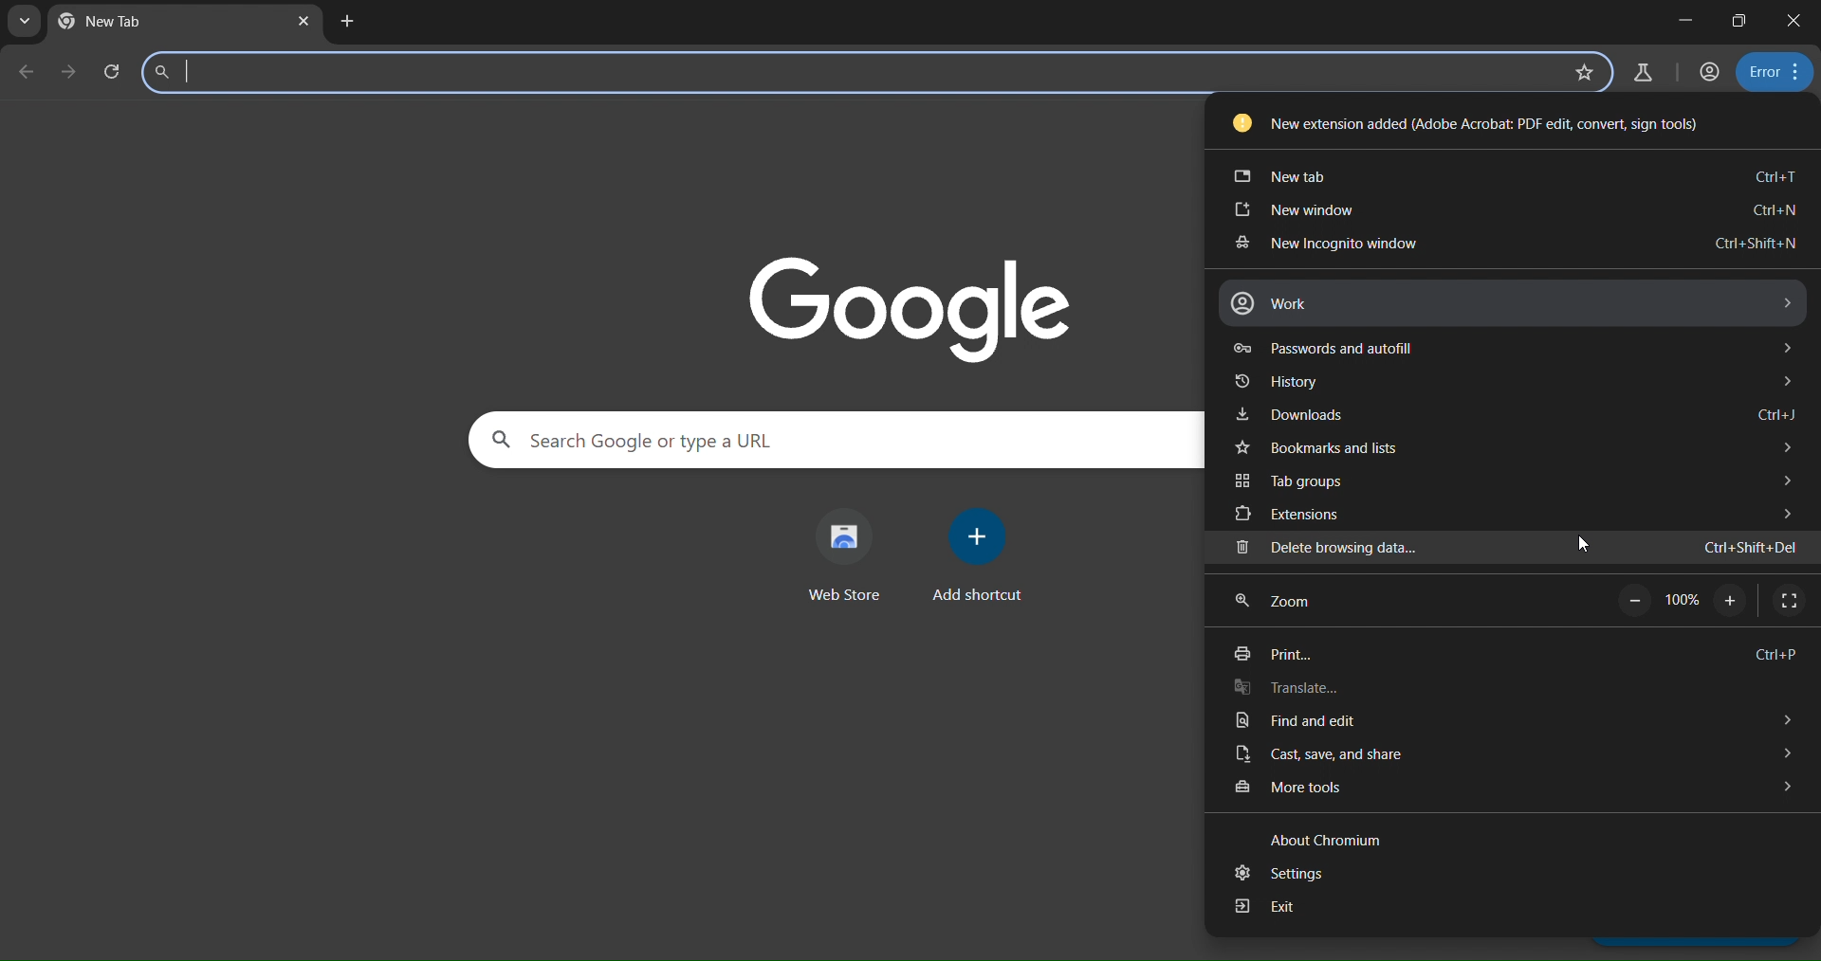 The width and height of the screenshot is (1821, 961). I want to click on new incognito window, so click(1510, 244).